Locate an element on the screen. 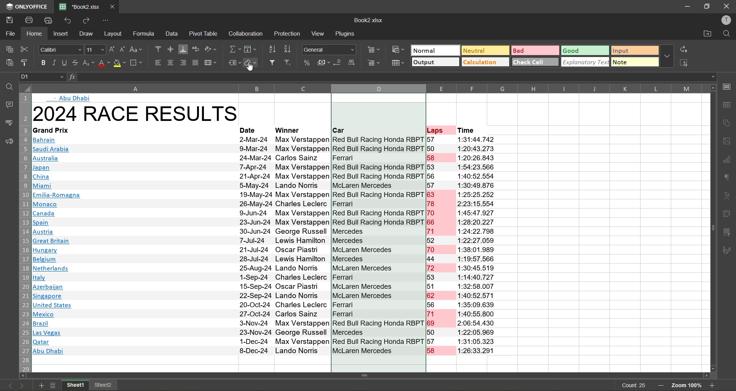  Bahrain 2-Mar-24 Max Verstappen Red Bull Racing Honda RBP 1 57 1:31:44.7/472 is located at coordinates (263, 140).